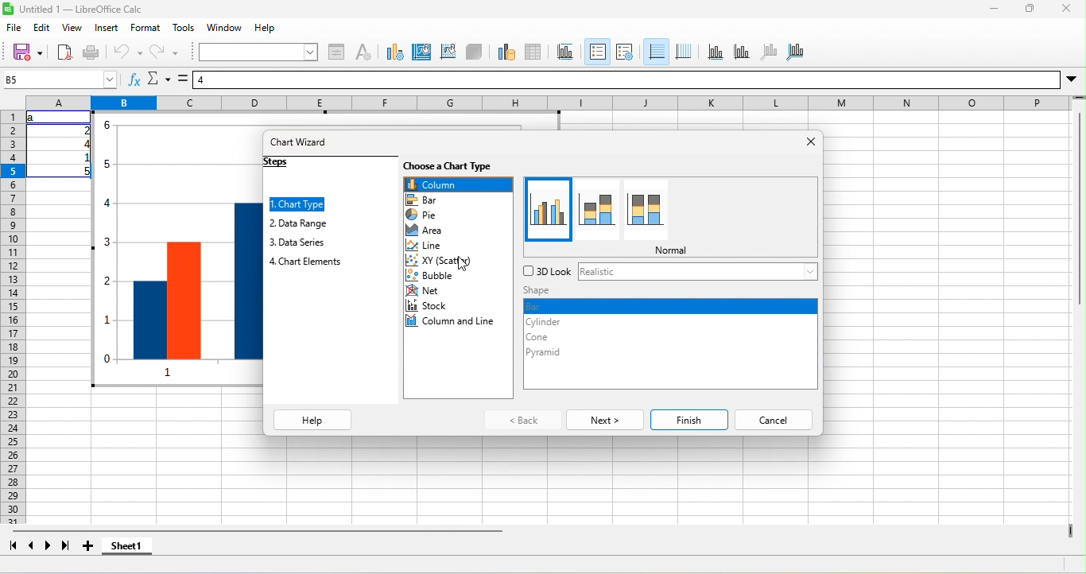  I want to click on add sheet, so click(88, 545).